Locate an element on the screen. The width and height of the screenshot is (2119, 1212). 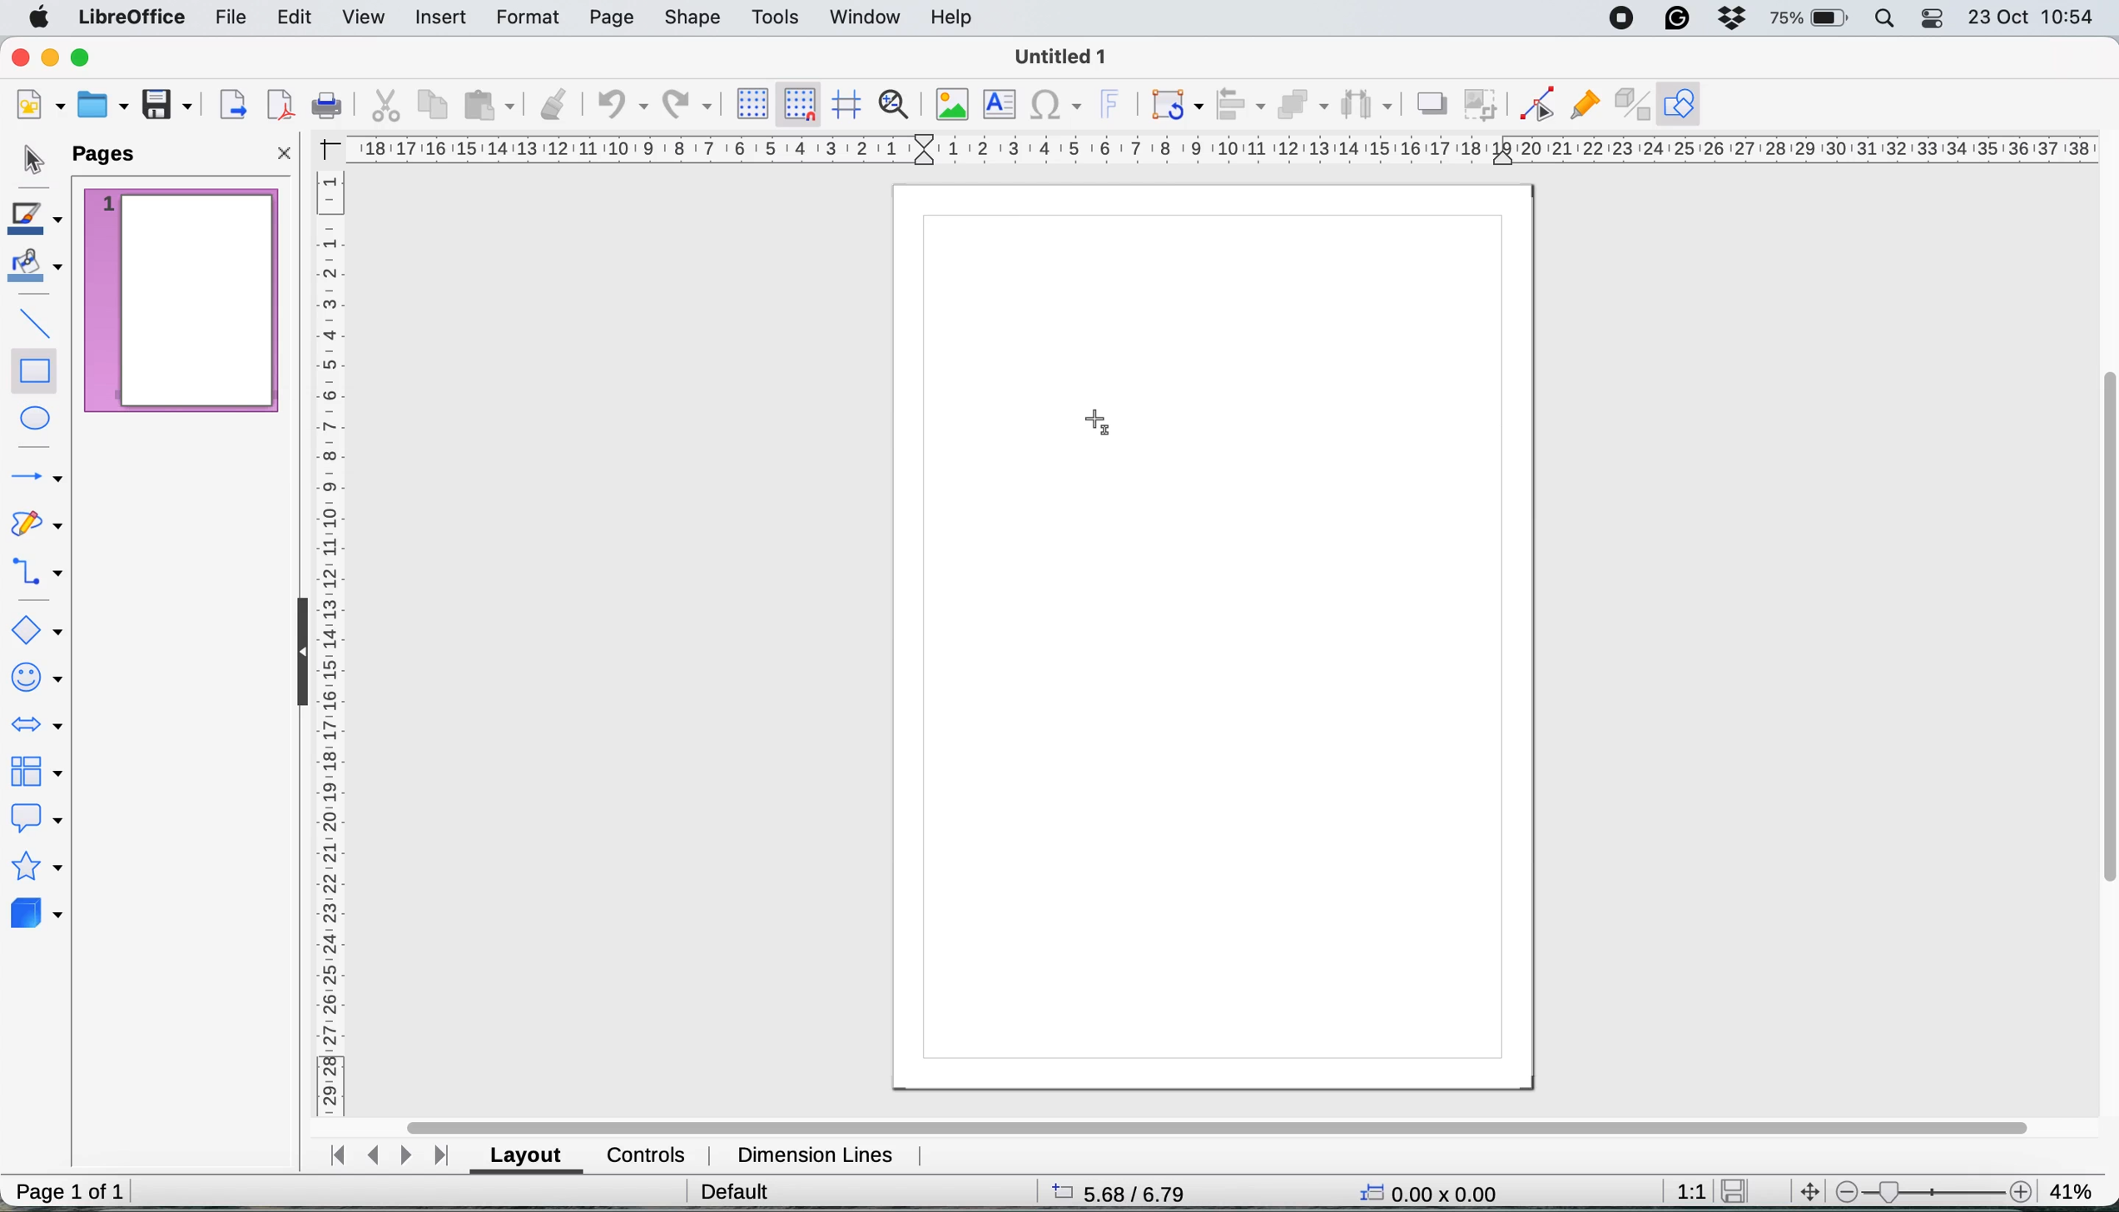
screen recorder is located at coordinates (1619, 19).